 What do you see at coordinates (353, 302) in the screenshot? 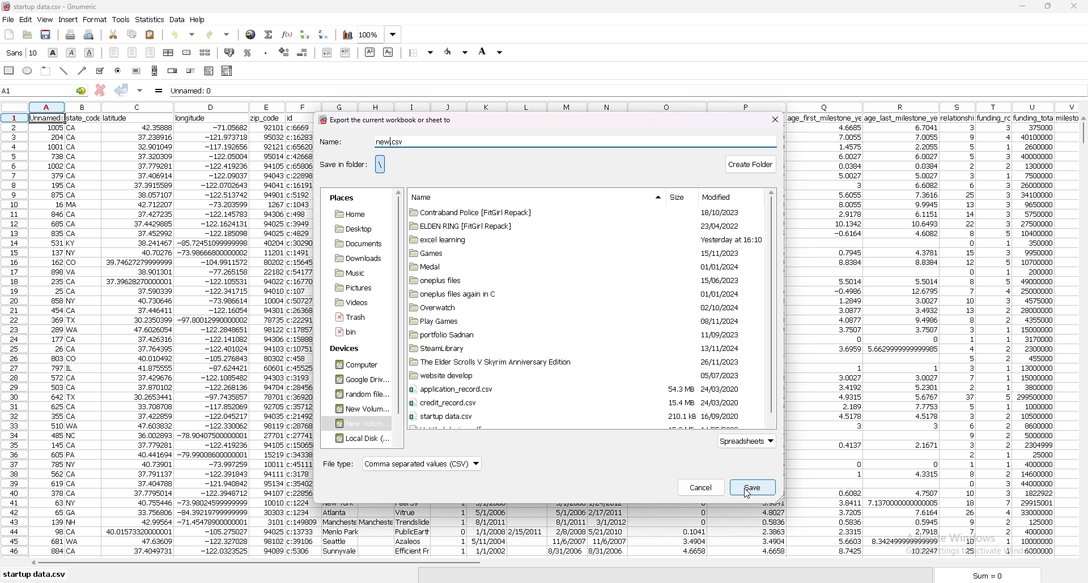
I see `folder` at bounding box center [353, 302].